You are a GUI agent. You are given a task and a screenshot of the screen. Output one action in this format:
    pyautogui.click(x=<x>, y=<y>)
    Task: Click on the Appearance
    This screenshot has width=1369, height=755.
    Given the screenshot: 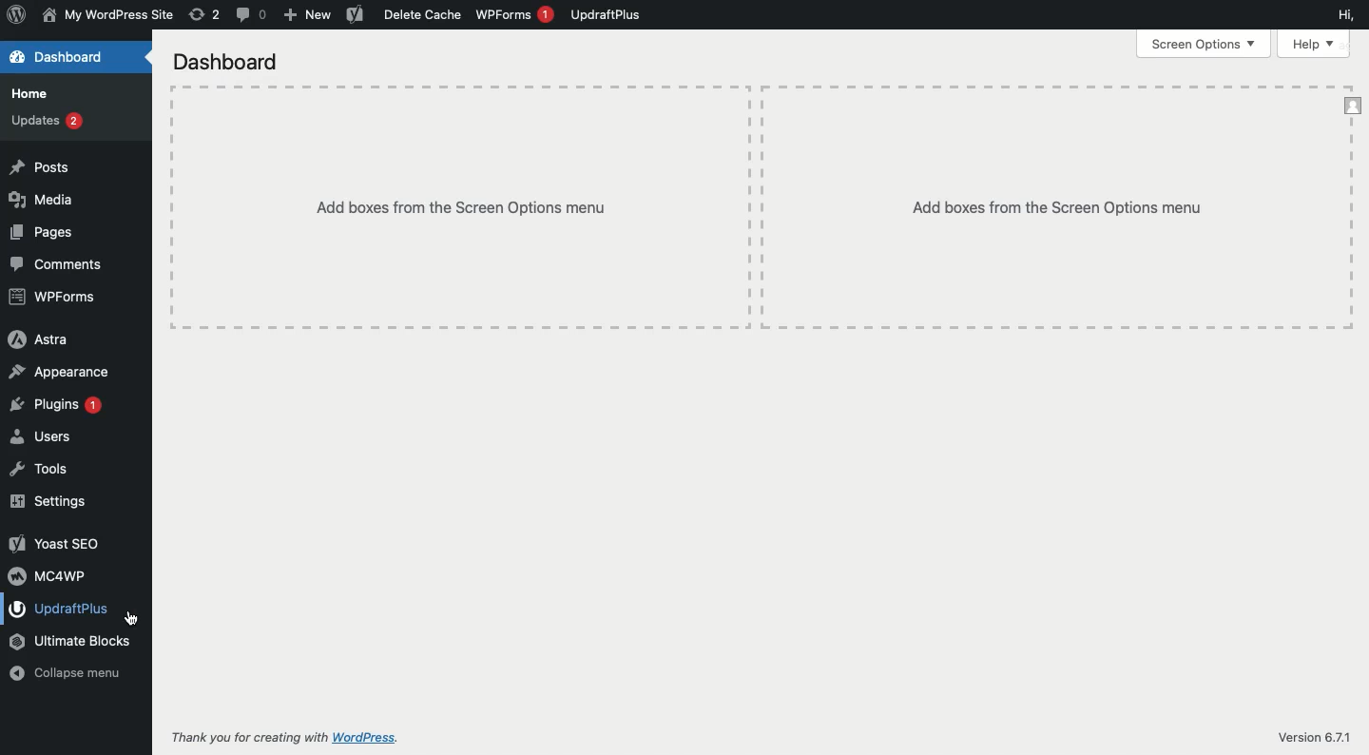 What is the action you would take?
    pyautogui.click(x=60, y=372)
    